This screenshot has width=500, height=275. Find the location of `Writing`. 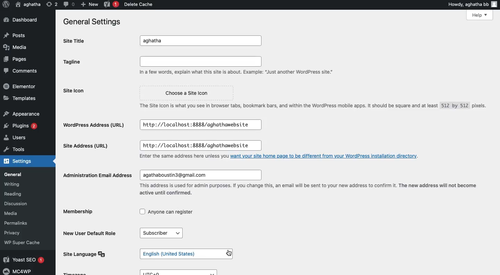

Writing is located at coordinates (16, 184).